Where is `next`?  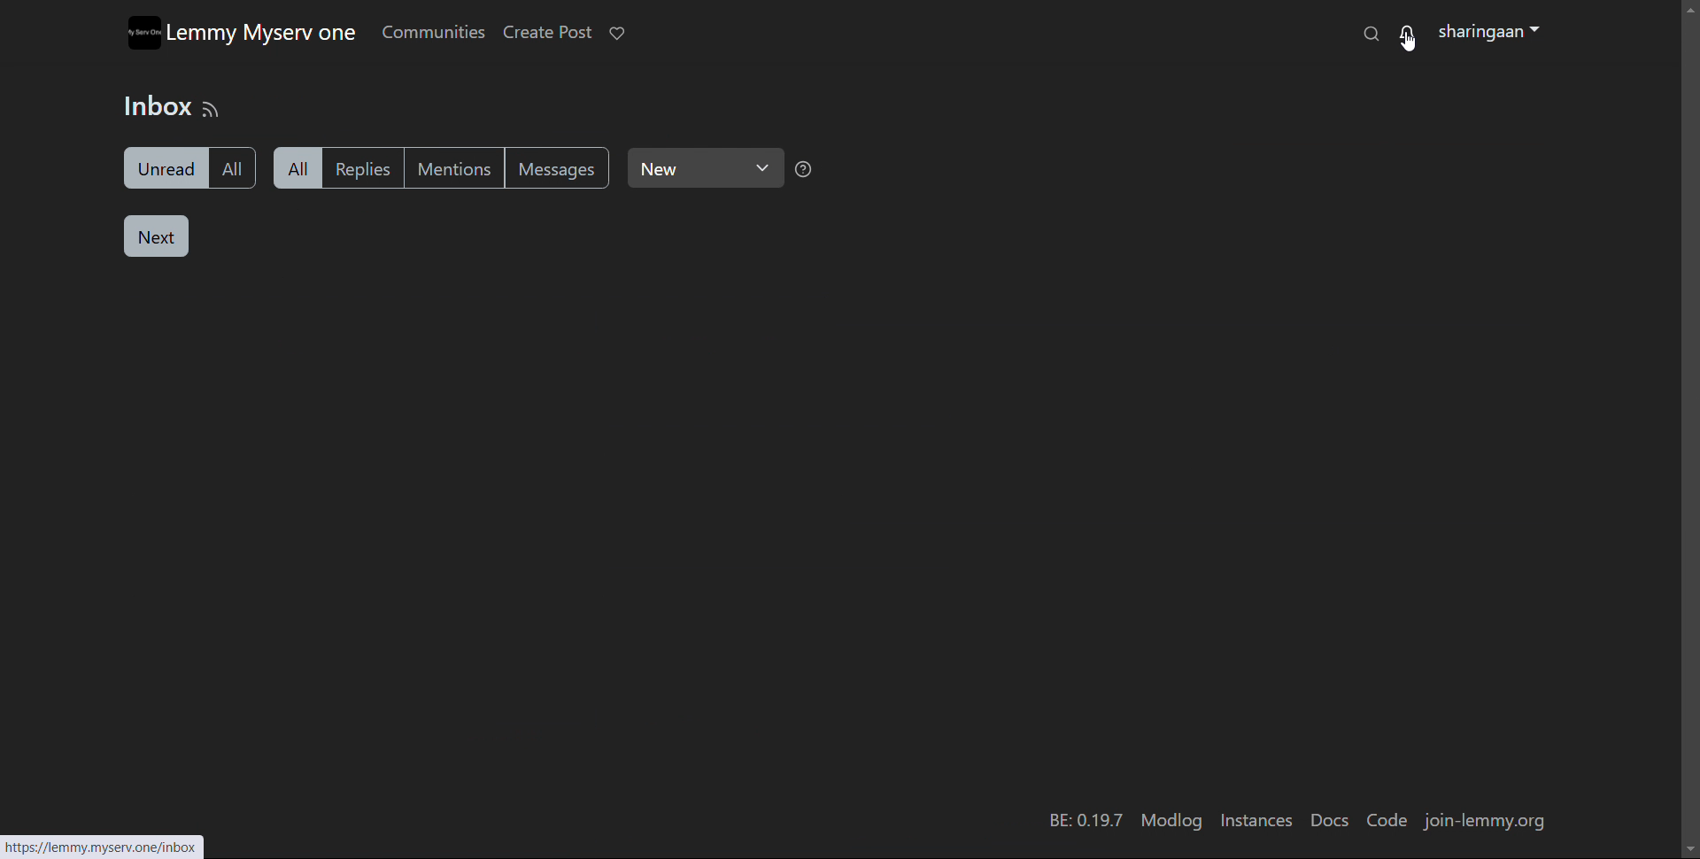
next is located at coordinates (157, 236).